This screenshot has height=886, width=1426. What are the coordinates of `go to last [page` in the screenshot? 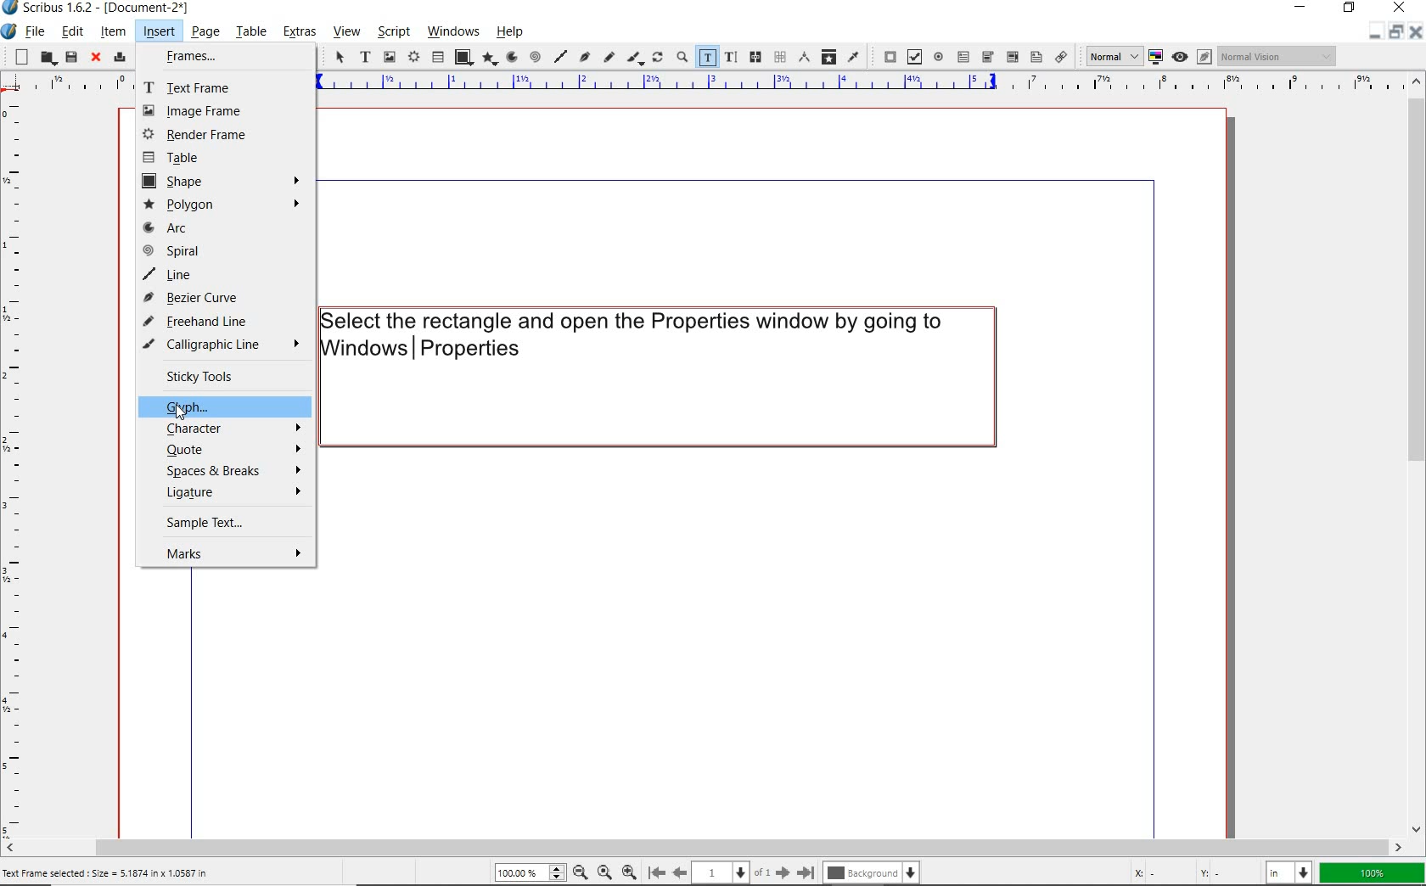 It's located at (806, 872).